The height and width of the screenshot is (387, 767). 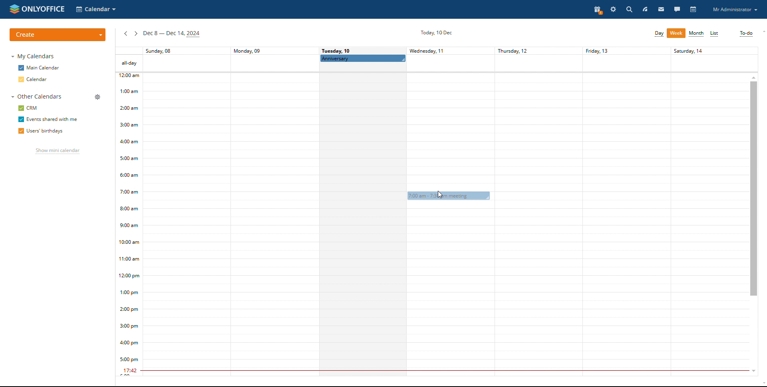 I want to click on 30 min span of the day, so click(x=446, y=229).